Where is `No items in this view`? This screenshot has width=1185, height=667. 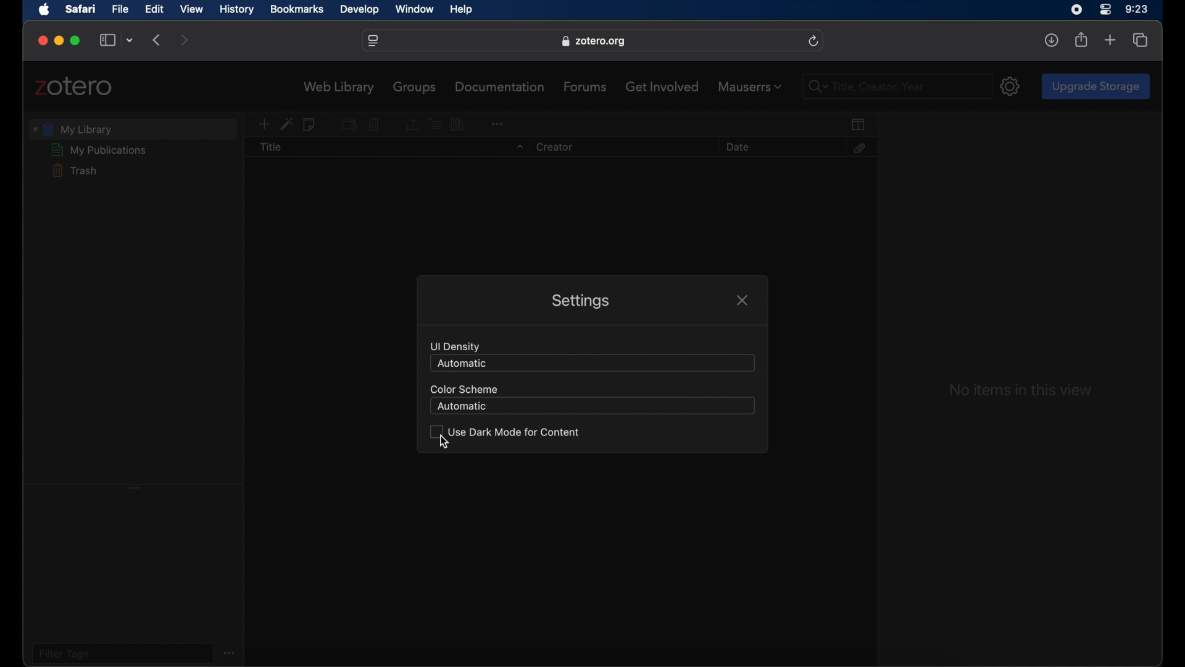
No items in this view is located at coordinates (1020, 390).